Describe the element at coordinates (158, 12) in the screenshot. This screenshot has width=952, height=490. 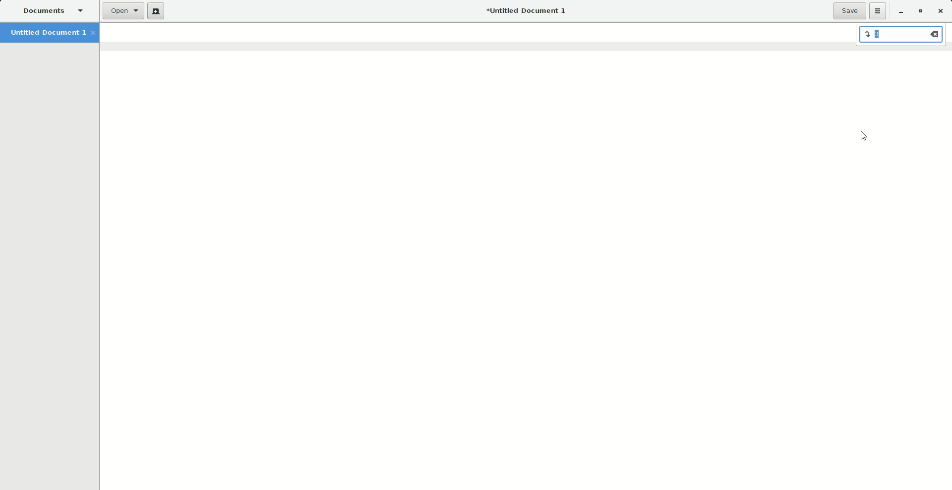
I see `New` at that location.